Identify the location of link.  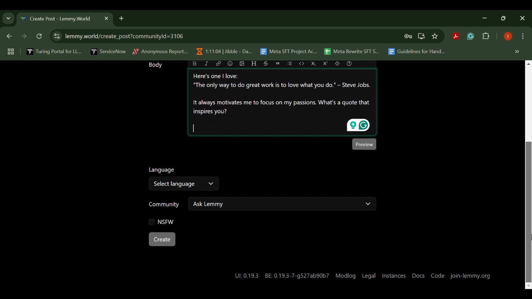
(218, 64).